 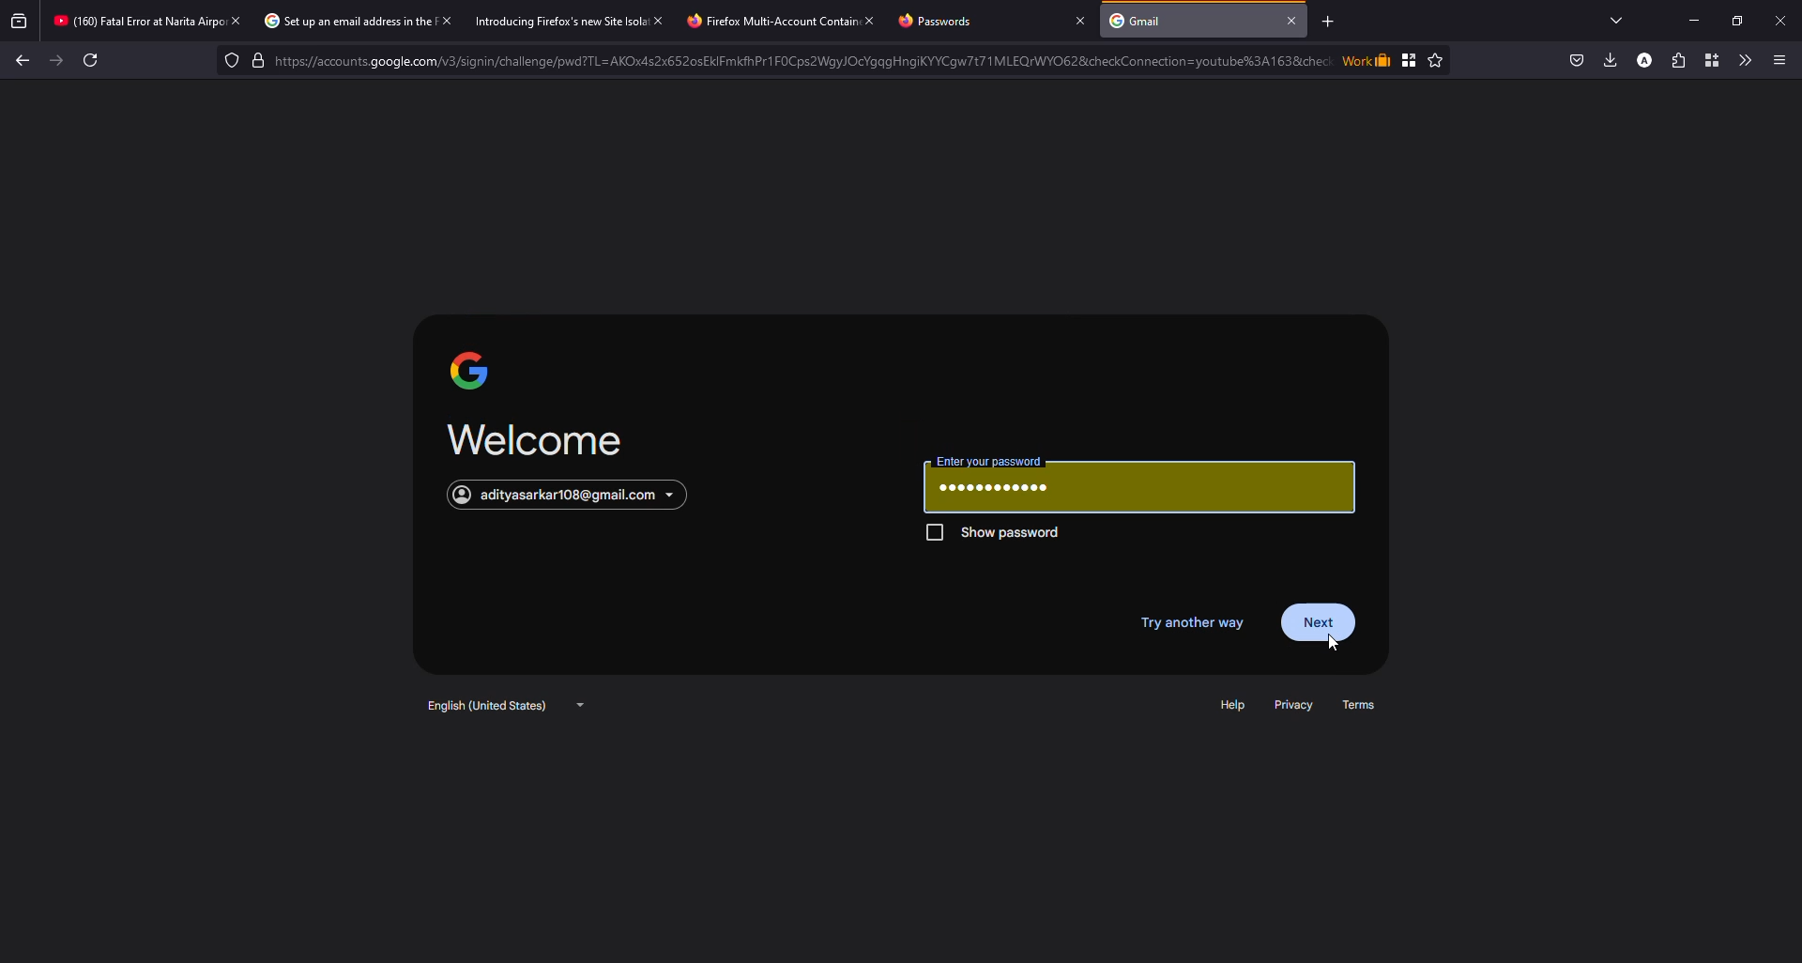 I want to click on close, so click(x=1781, y=18).